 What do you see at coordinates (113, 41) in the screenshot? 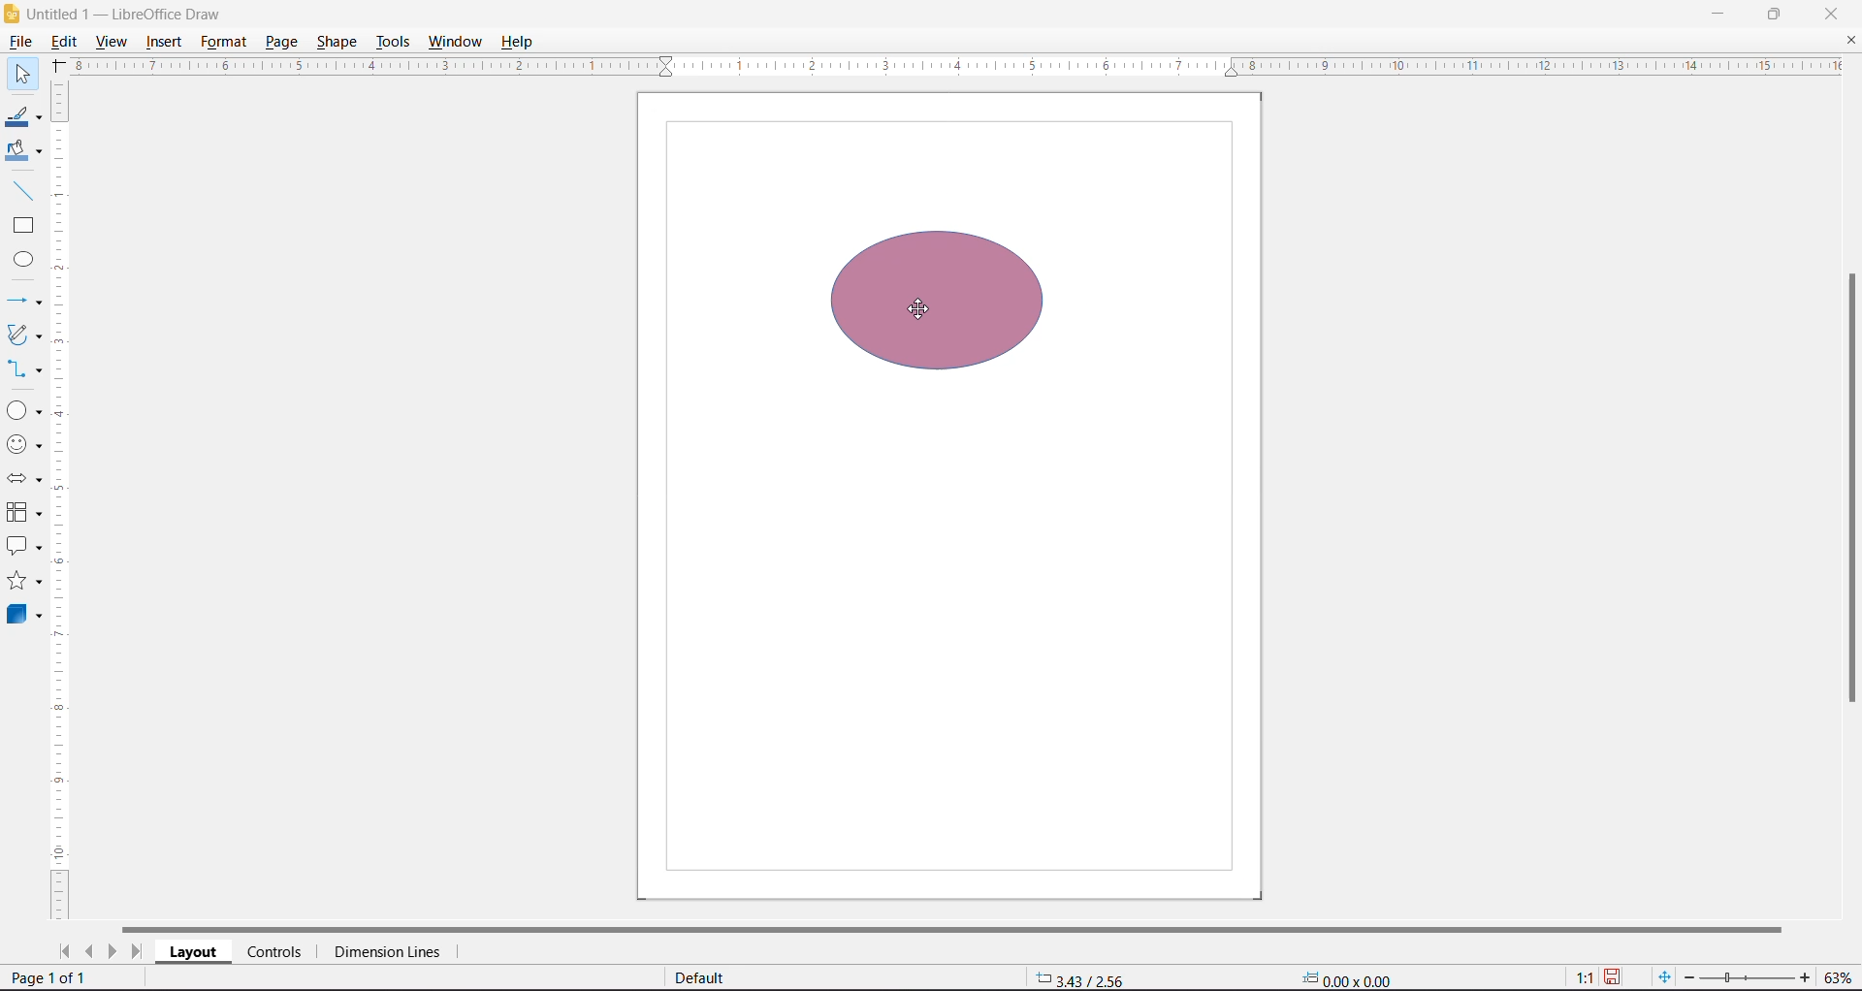
I see `View` at bounding box center [113, 41].